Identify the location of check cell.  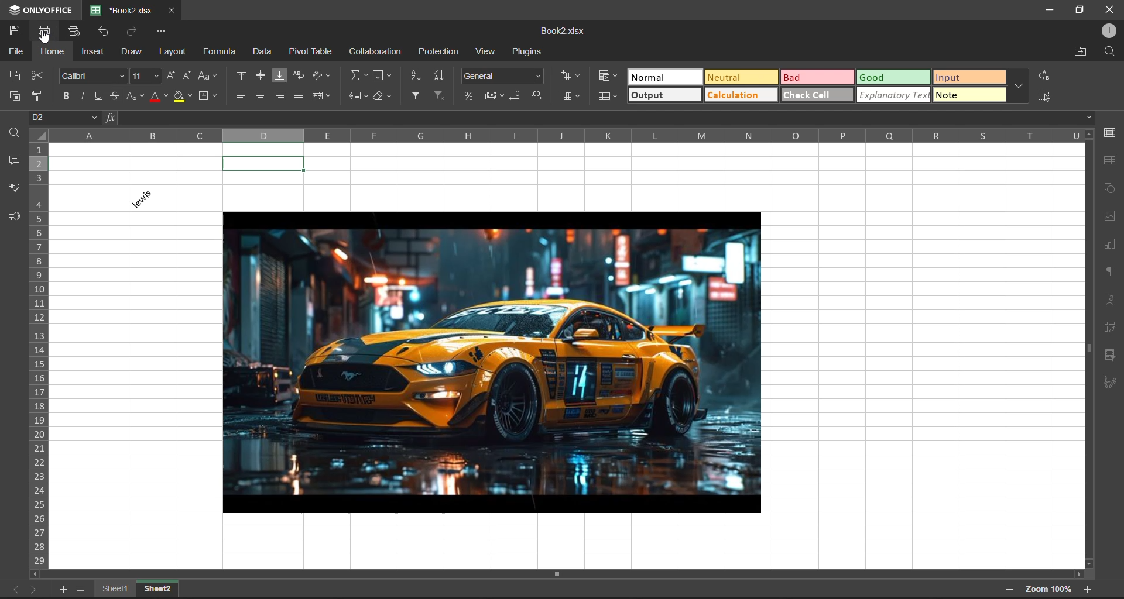
(817, 94).